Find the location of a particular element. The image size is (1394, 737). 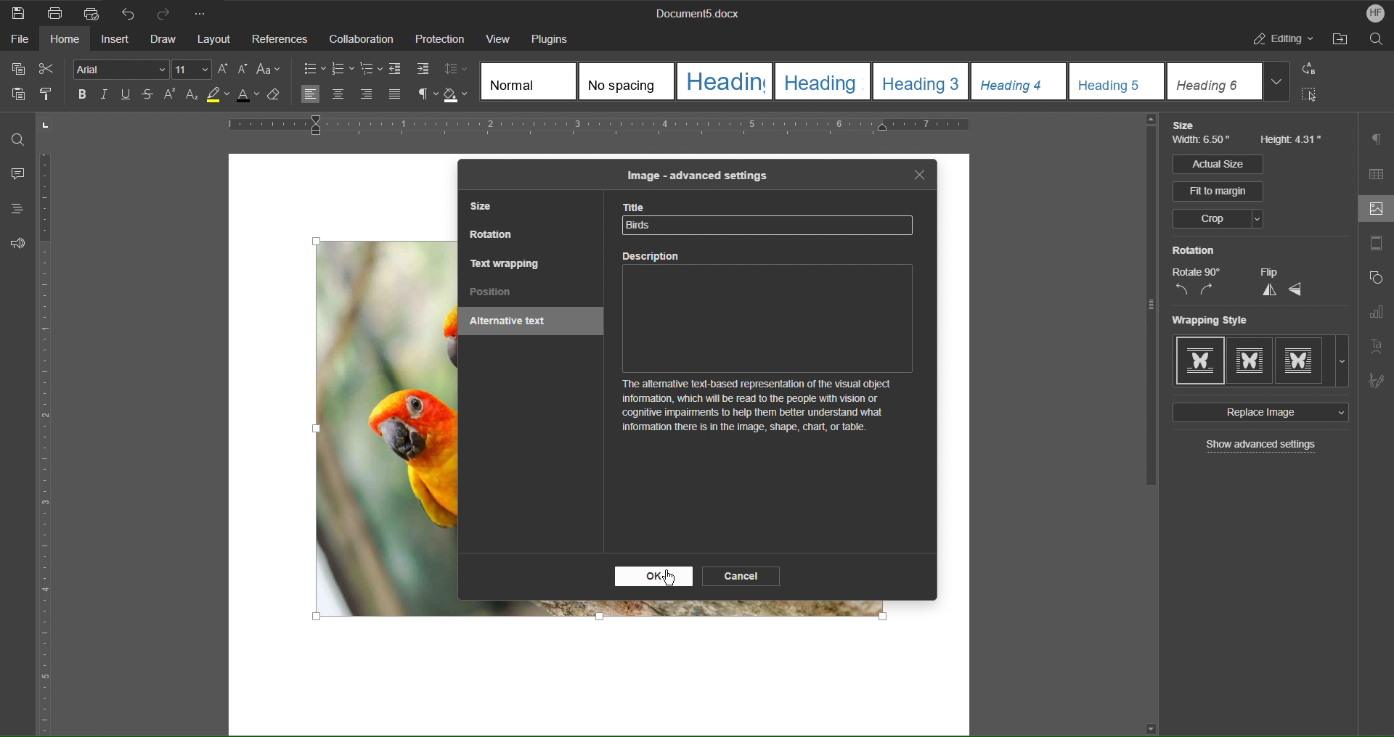

Find is located at coordinates (18, 139).